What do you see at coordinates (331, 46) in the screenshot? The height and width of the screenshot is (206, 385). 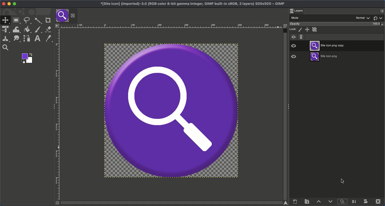 I see `Duplicate layer added` at bounding box center [331, 46].